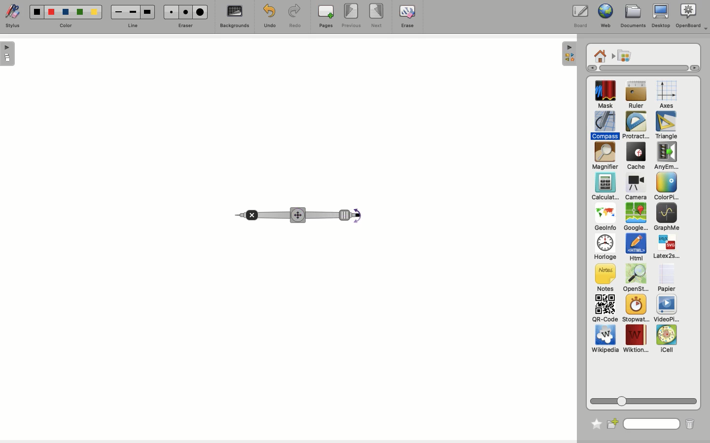  Describe the element at coordinates (665, 187) in the screenshot. I see `Color` at that location.